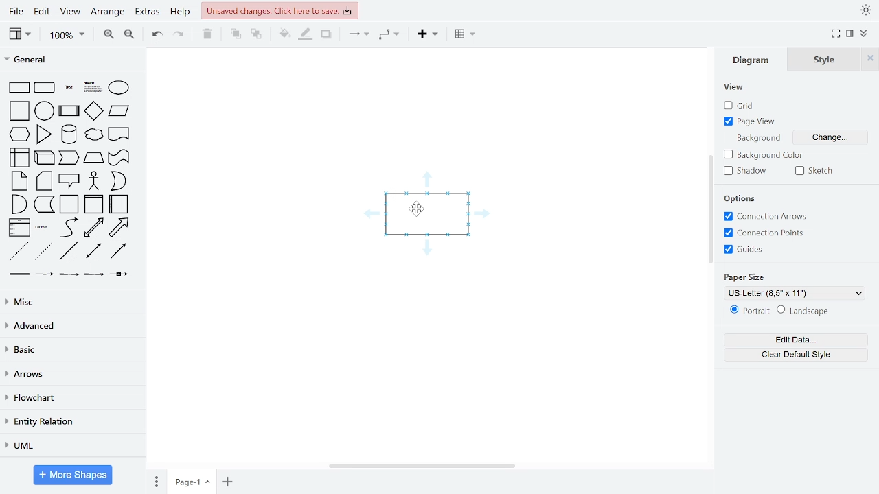 The image size is (879, 494). What do you see at coordinates (749, 311) in the screenshot?
I see `portrait` at bounding box center [749, 311].